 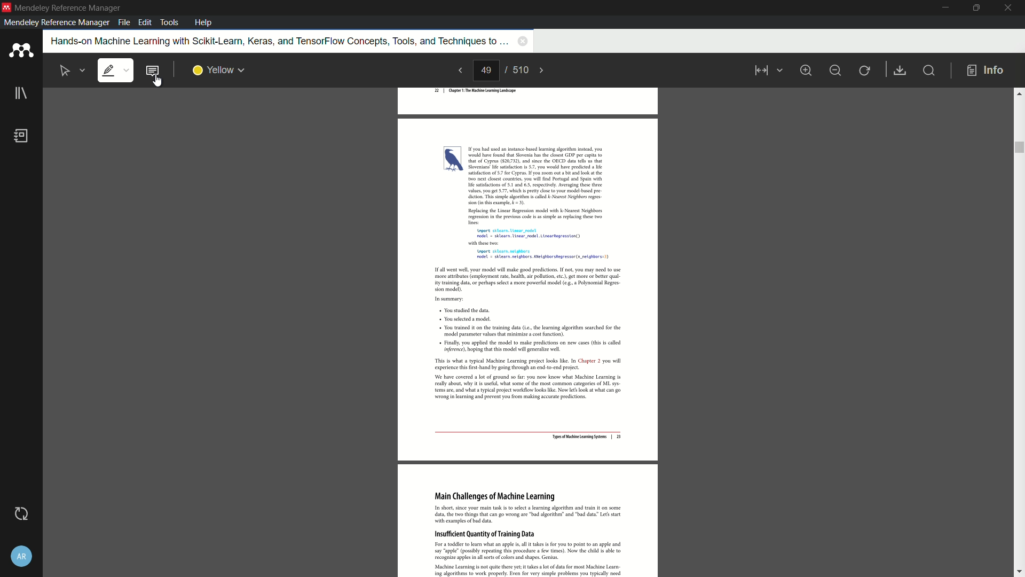 What do you see at coordinates (218, 70) in the screenshot?
I see `text highlight color` at bounding box center [218, 70].